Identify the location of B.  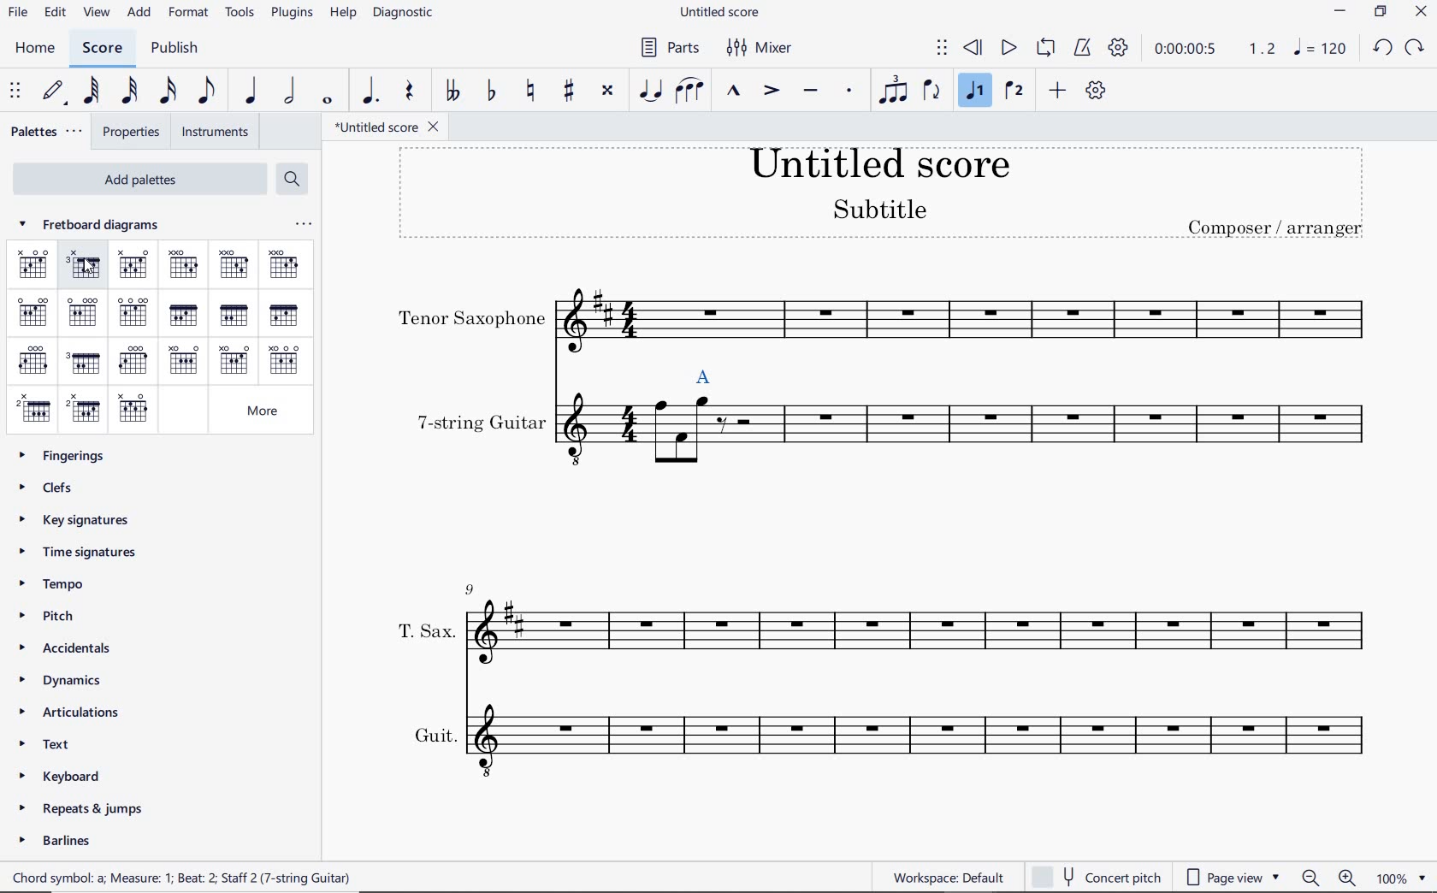
(32, 408).